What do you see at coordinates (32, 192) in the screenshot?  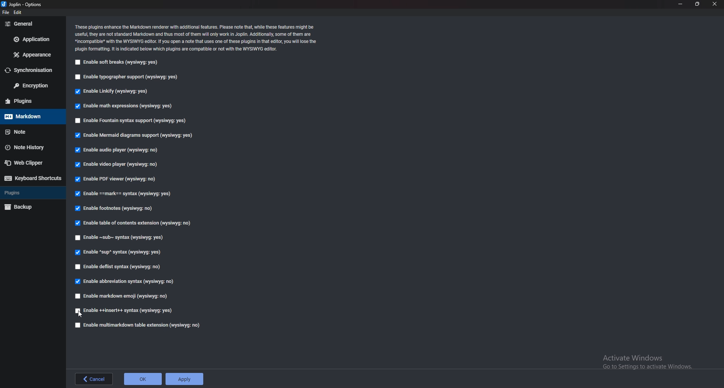 I see `plugins` at bounding box center [32, 192].